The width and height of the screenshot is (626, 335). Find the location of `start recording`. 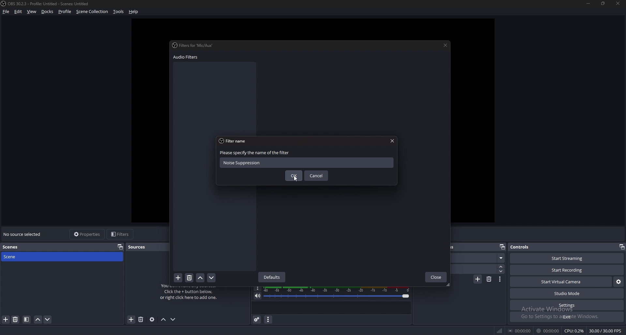

start recording is located at coordinates (567, 270).